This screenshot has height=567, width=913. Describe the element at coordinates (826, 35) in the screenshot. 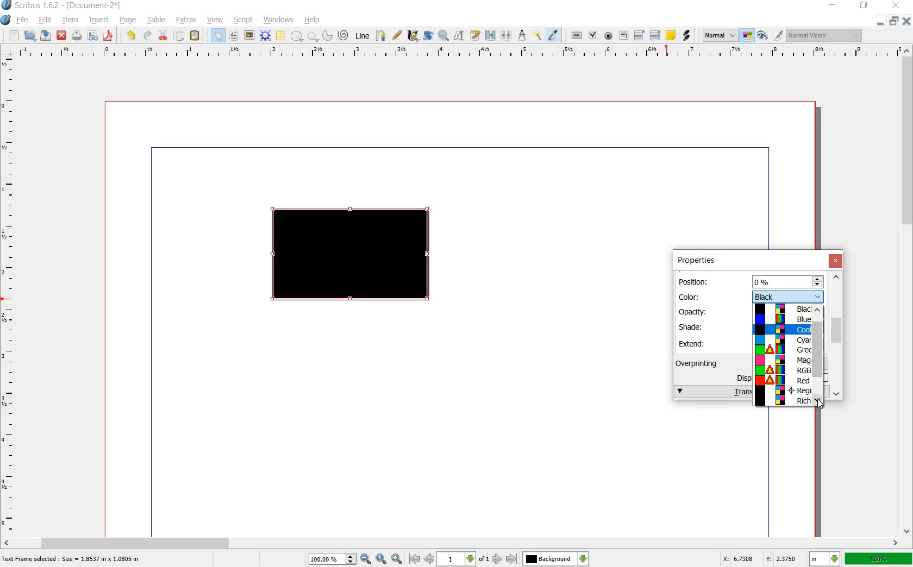

I see `visual appearance of the display` at that location.